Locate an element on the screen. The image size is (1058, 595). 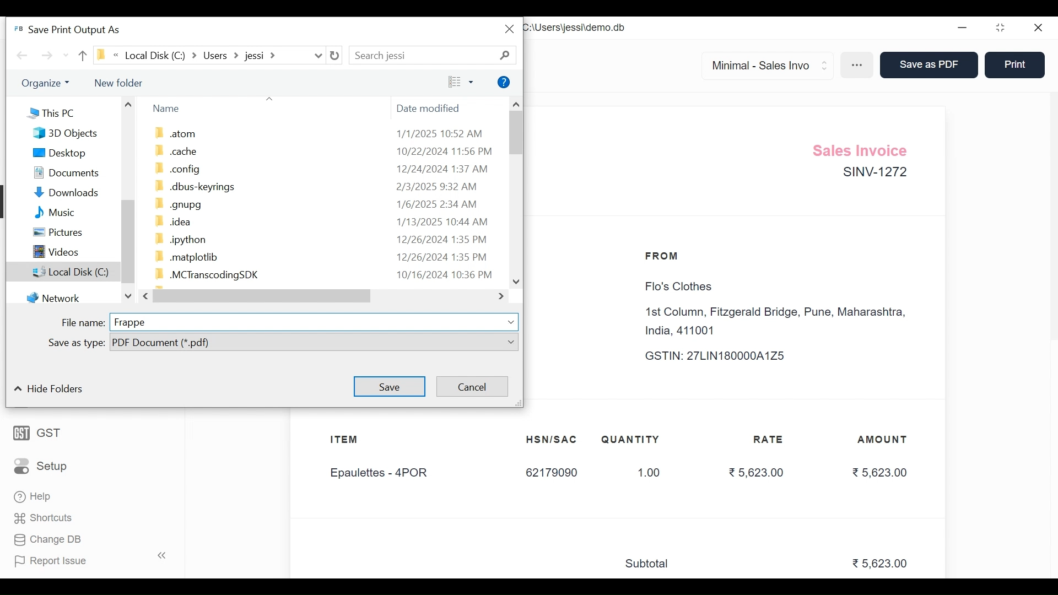
HSN/SAC is located at coordinates (552, 440).